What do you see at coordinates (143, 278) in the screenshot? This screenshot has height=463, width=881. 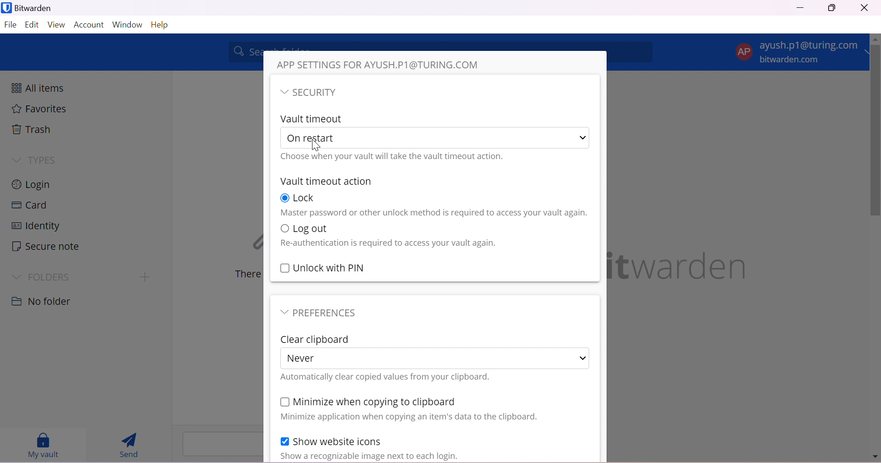 I see `create folder` at bounding box center [143, 278].